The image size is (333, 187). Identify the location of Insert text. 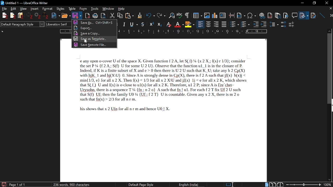
(223, 14).